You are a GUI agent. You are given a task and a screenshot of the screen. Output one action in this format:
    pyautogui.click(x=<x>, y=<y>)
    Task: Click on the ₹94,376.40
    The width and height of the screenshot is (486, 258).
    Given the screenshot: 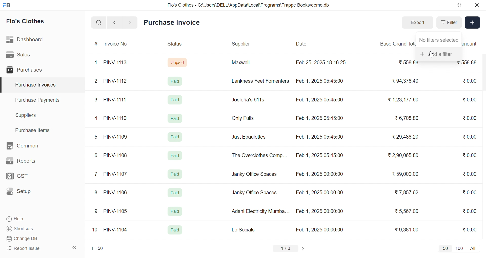 What is the action you would take?
    pyautogui.click(x=404, y=81)
    